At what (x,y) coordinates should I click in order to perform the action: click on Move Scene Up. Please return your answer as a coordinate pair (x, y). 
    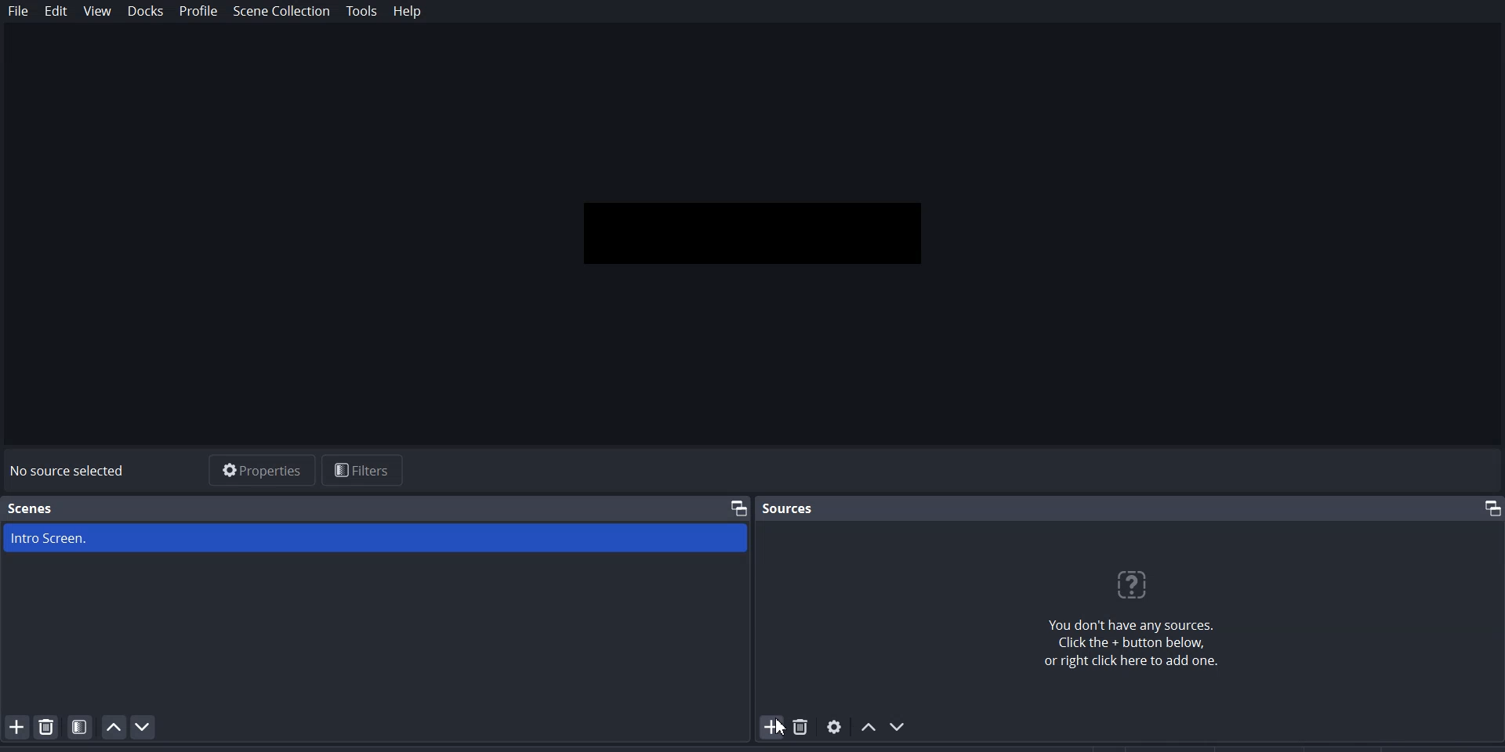
    Looking at the image, I should click on (114, 727).